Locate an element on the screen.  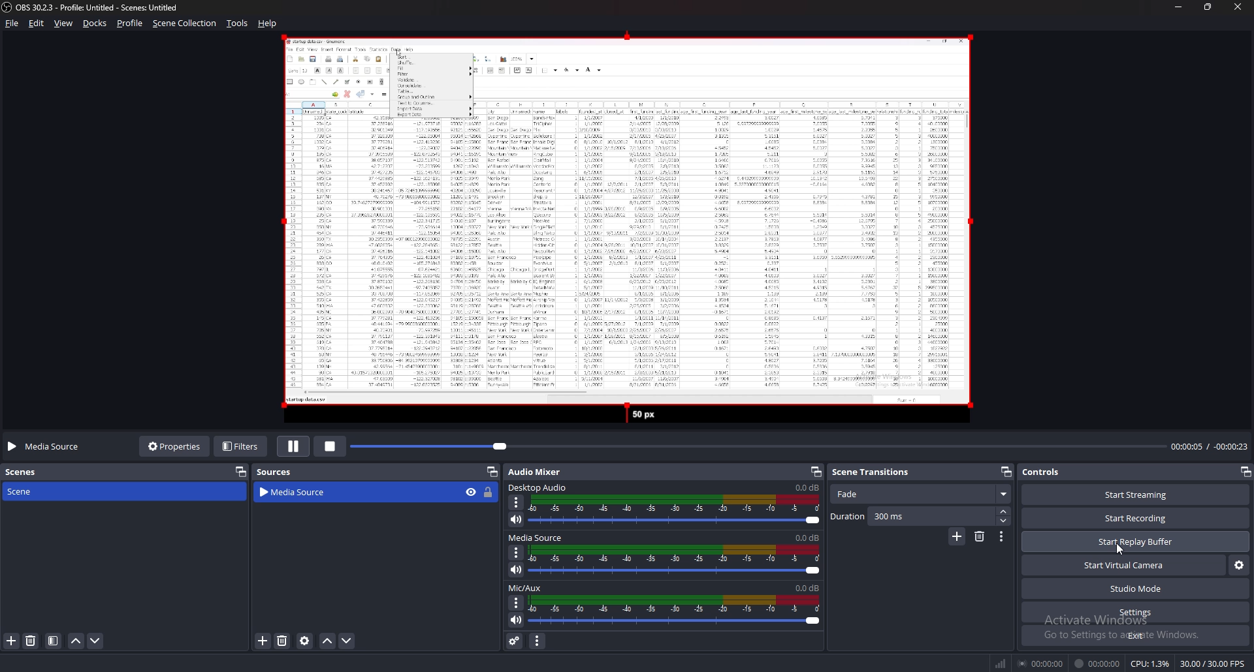
lock is located at coordinates (489, 493).